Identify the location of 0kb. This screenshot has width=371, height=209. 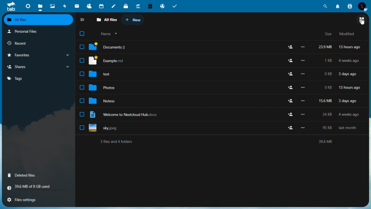
(328, 87).